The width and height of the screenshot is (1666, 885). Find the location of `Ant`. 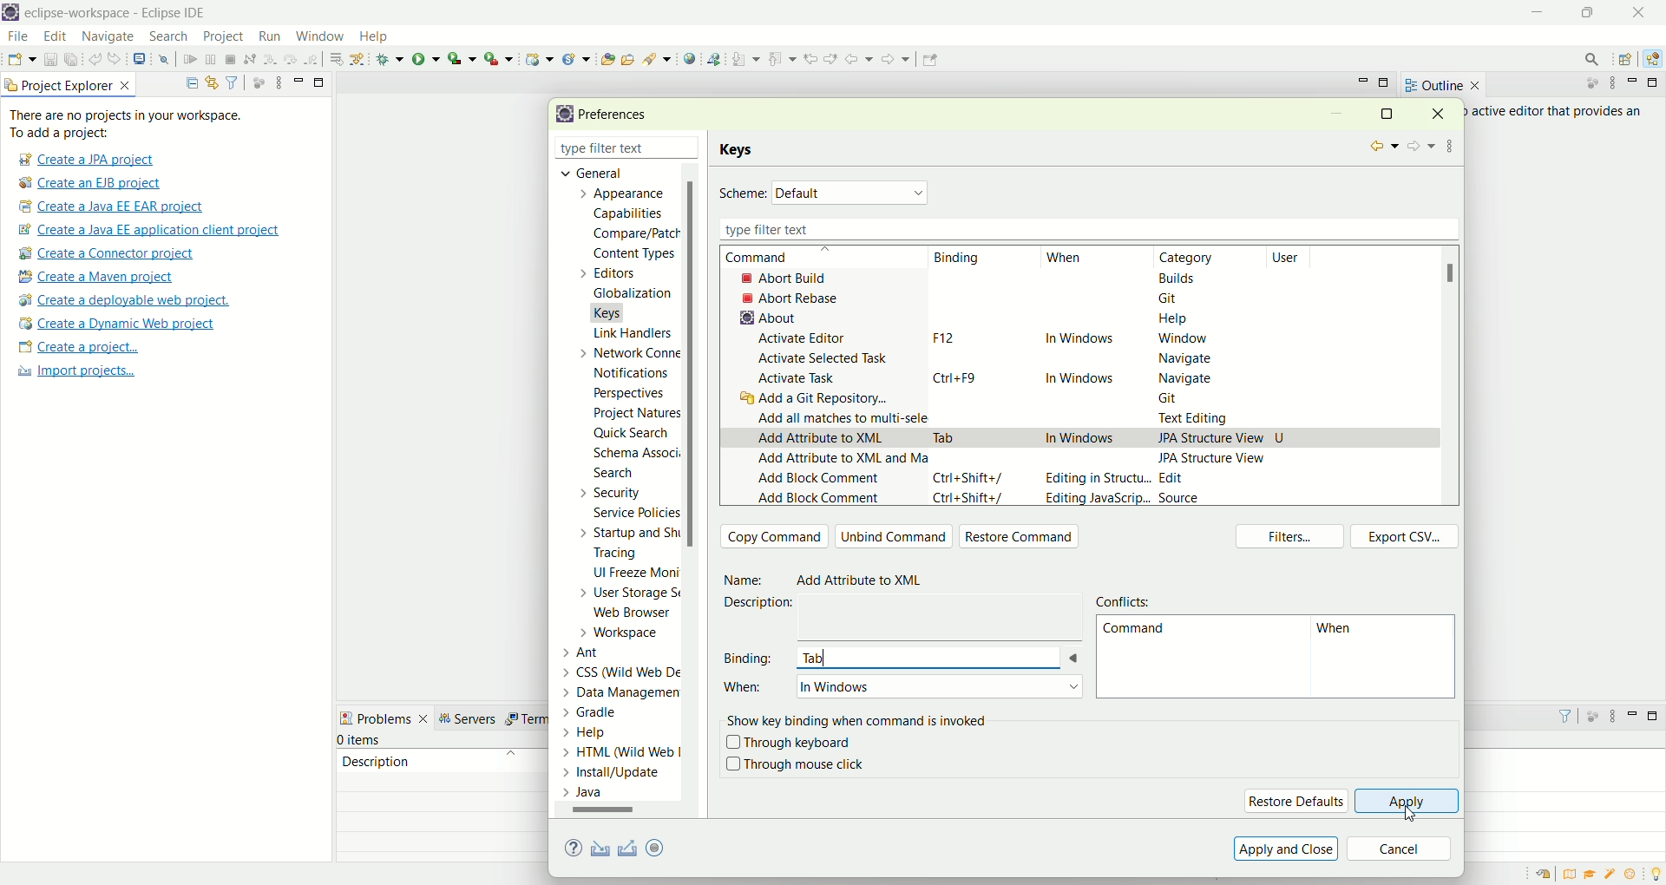

Ant is located at coordinates (592, 651).